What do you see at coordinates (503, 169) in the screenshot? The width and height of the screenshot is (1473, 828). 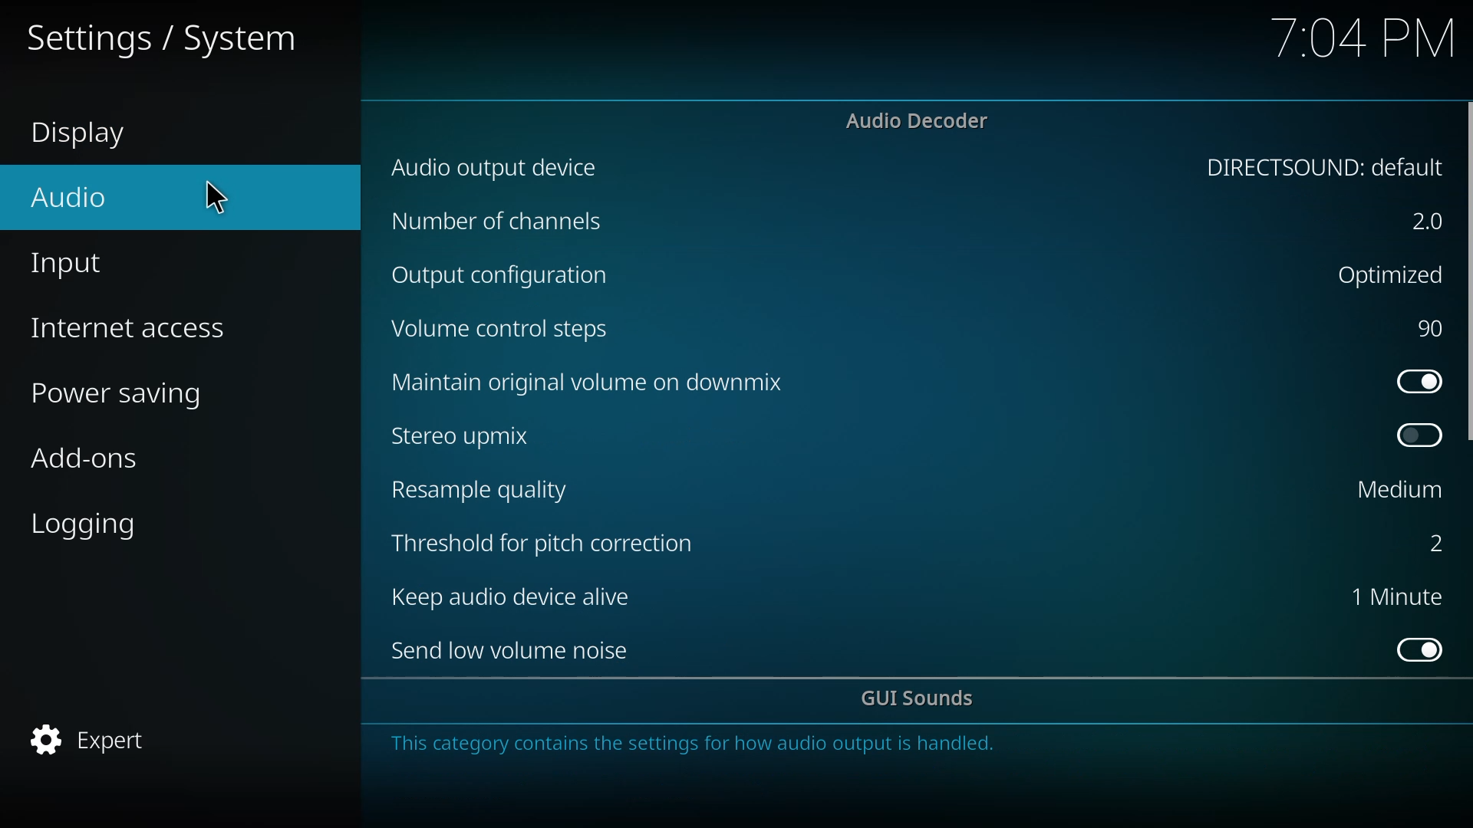 I see `audio output device` at bounding box center [503, 169].